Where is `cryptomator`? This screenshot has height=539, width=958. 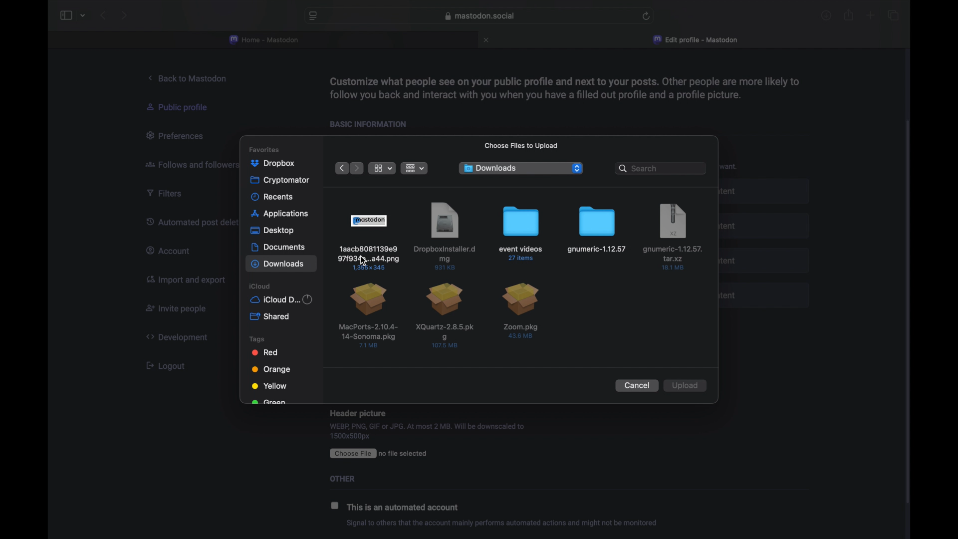
cryptomator is located at coordinates (280, 180).